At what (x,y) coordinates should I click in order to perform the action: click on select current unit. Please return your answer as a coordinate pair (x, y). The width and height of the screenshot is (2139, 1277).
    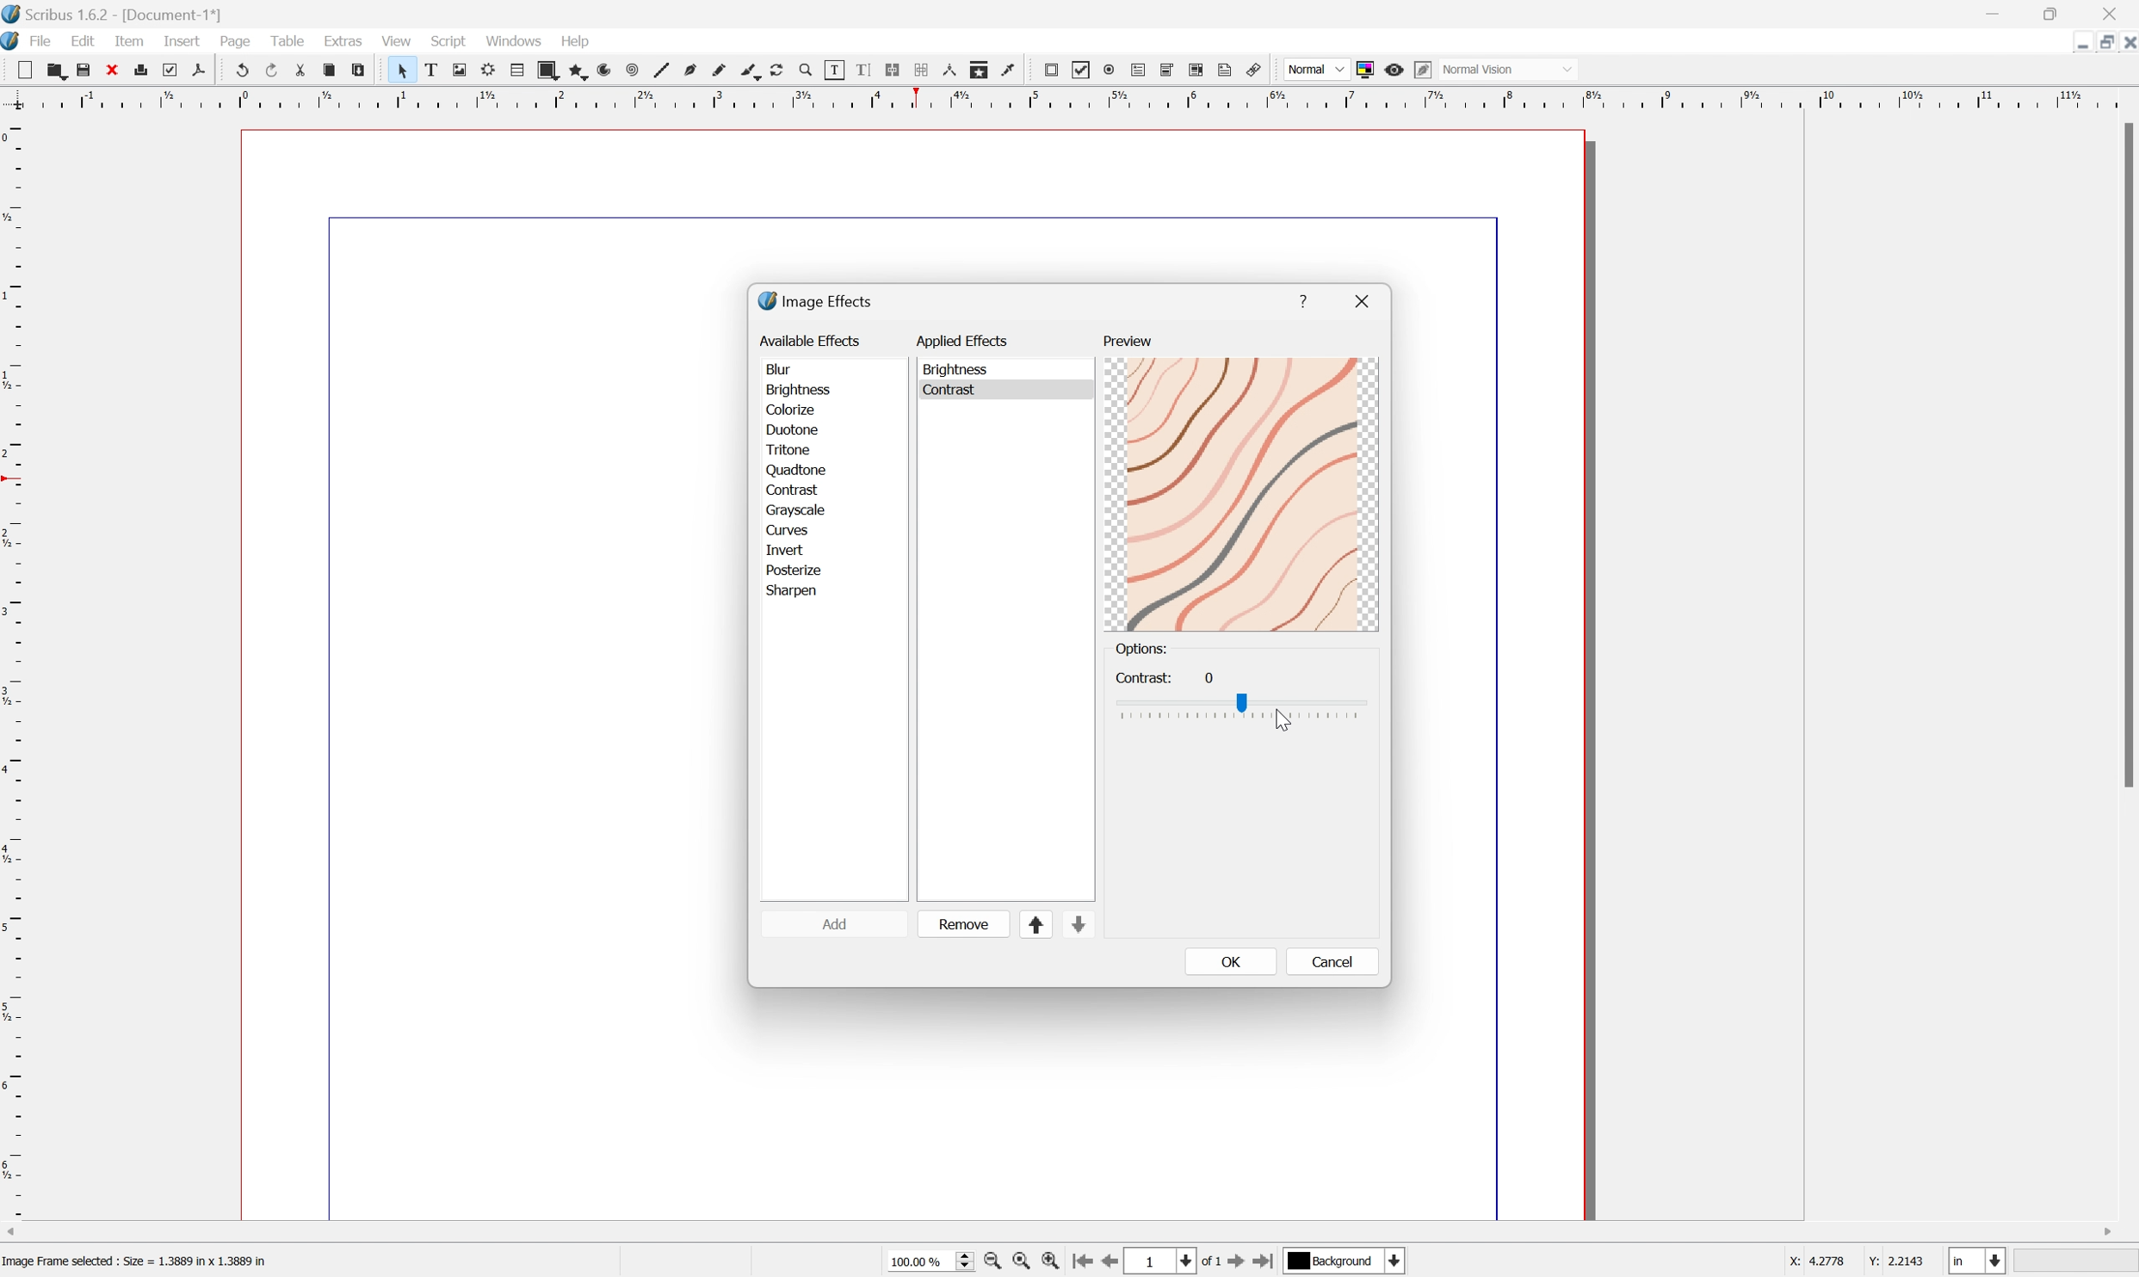
    Looking at the image, I should click on (1980, 1261).